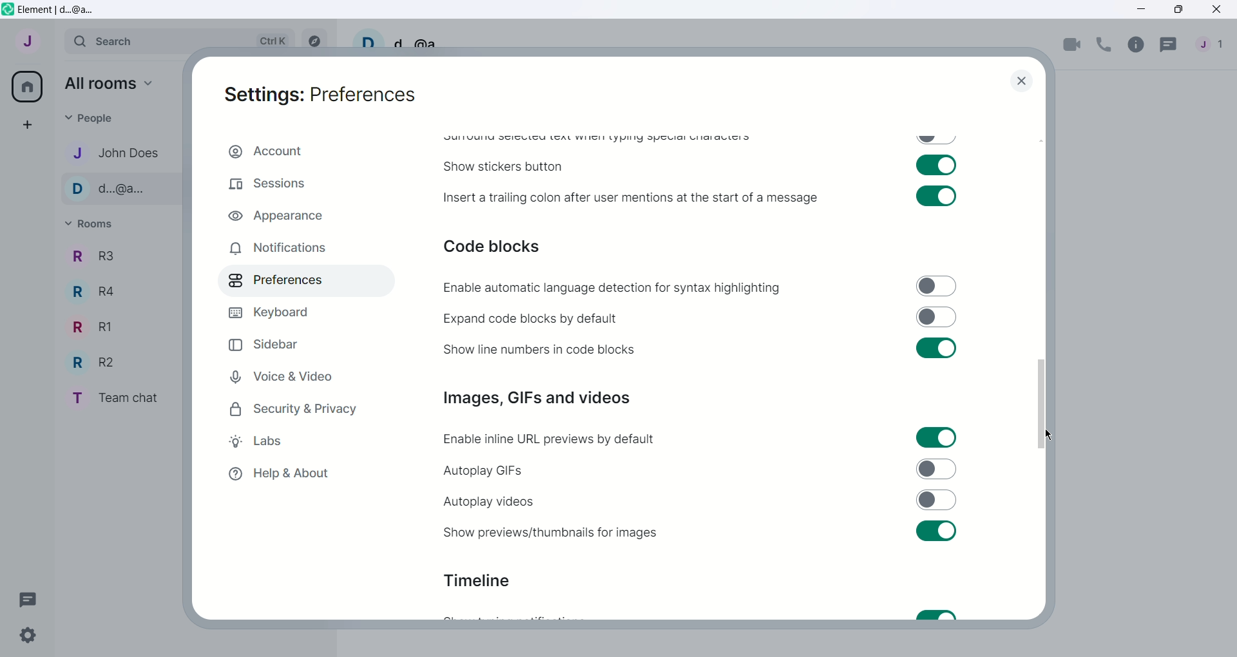  What do you see at coordinates (1022, 81) in the screenshot?
I see `close` at bounding box center [1022, 81].